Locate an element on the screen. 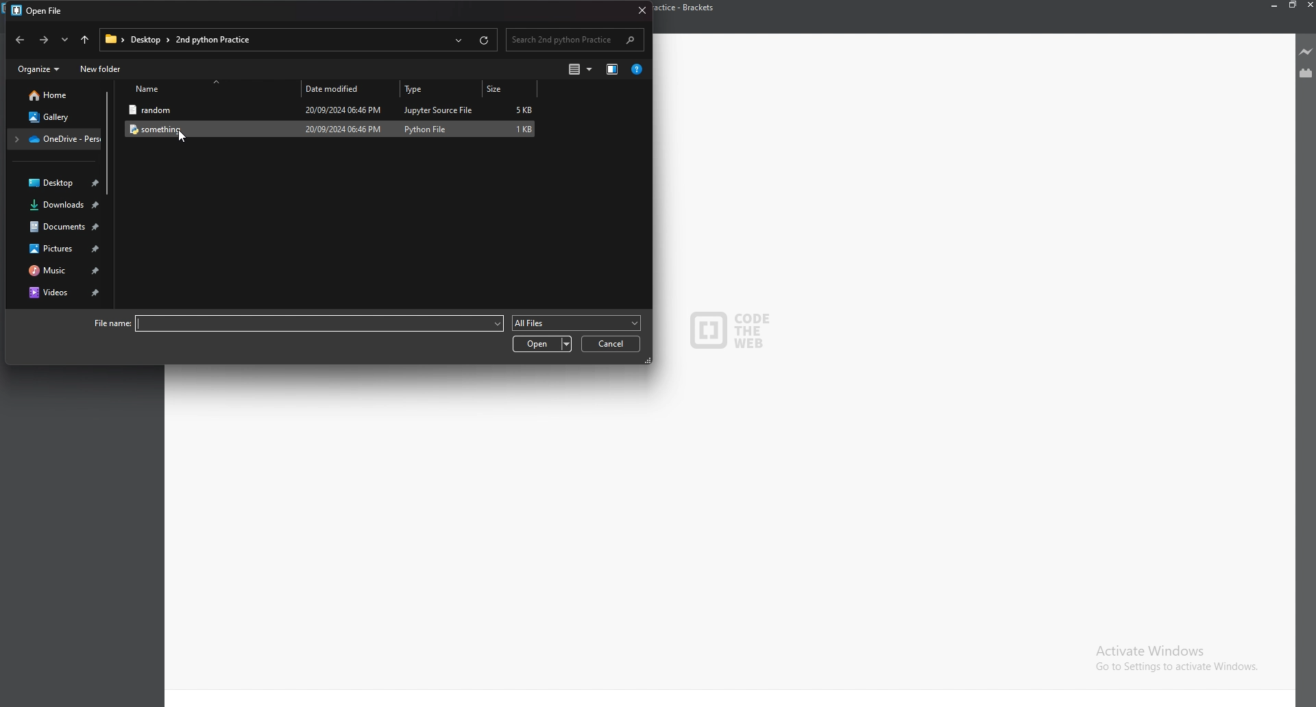 This screenshot has height=707, width=1316. python file is located at coordinates (426, 128).